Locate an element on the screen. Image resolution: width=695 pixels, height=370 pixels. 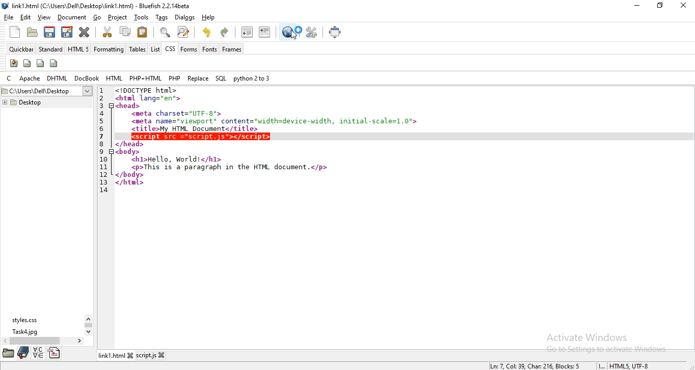
tags is located at coordinates (162, 17).